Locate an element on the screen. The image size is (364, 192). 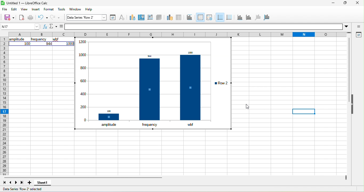
chart area is located at coordinates (87, 17).